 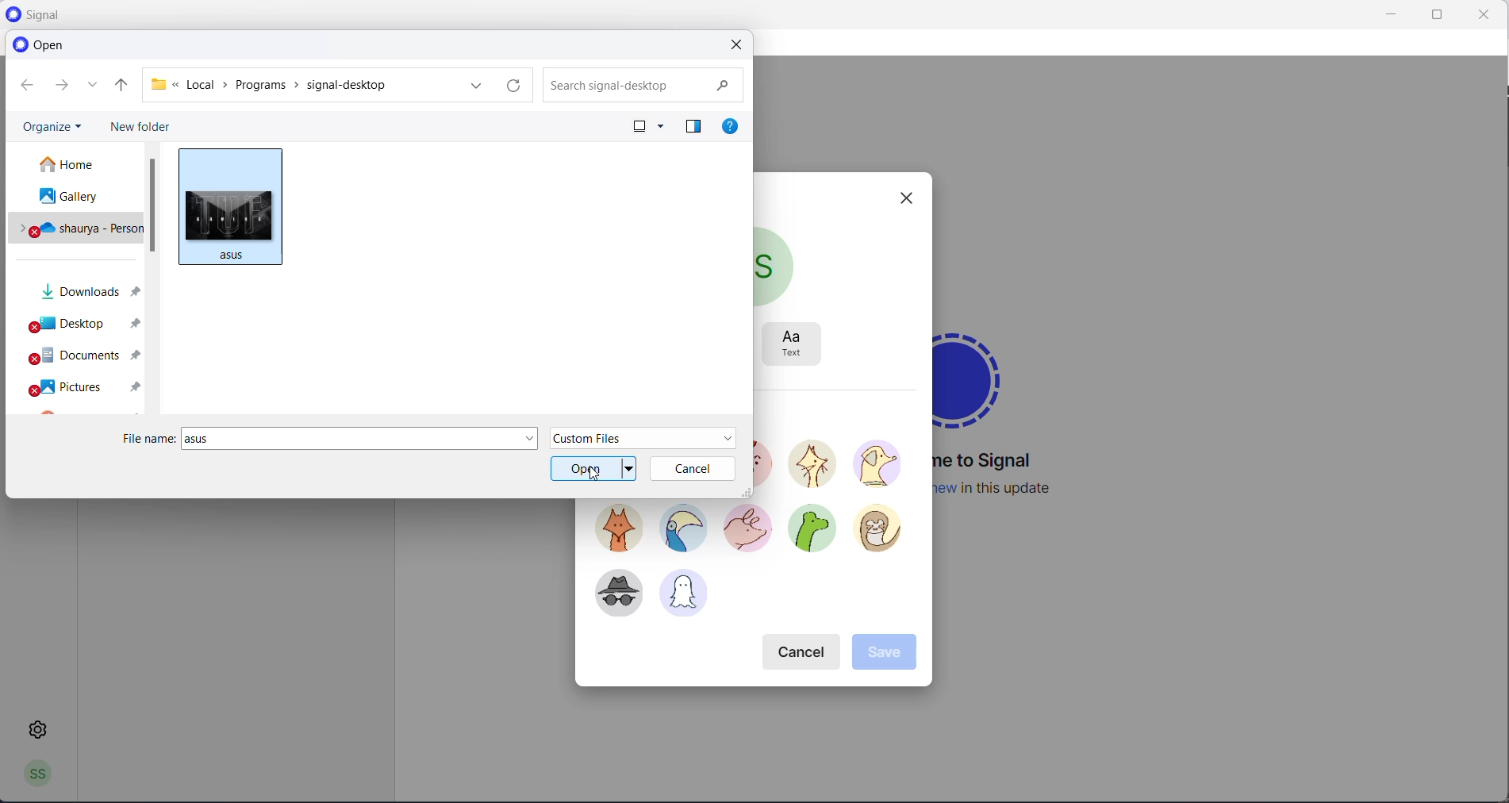 What do you see at coordinates (583, 470) in the screenshot?
I see `open` at bounding box center [583, 470].